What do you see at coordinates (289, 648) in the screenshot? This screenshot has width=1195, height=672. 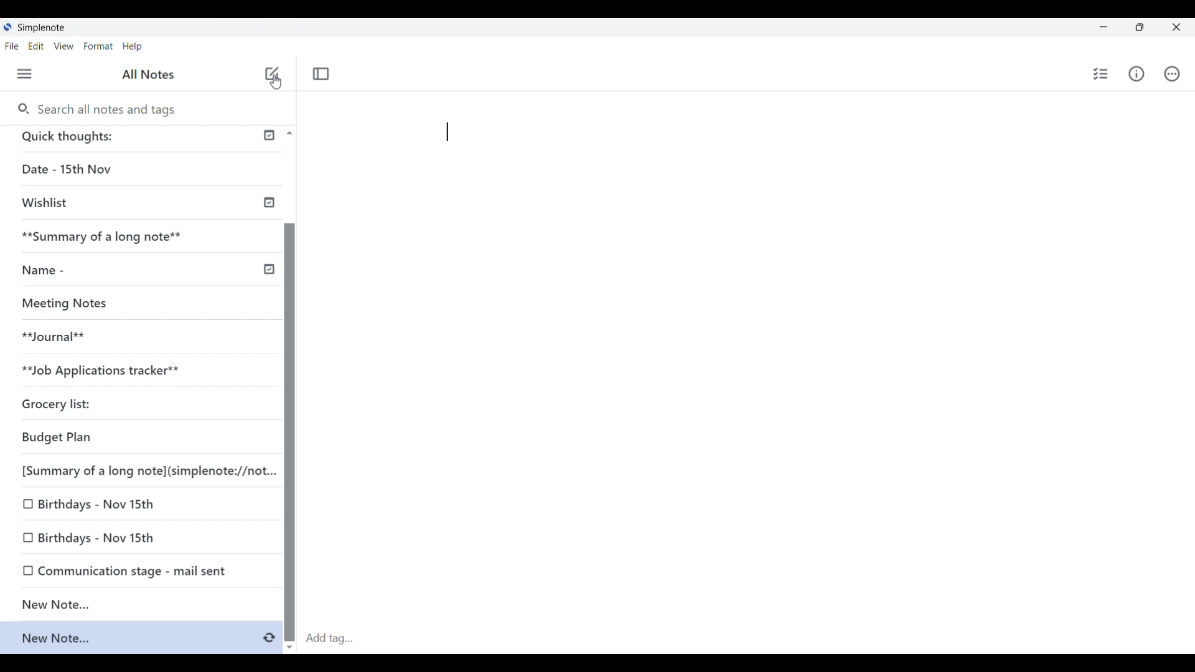 I see `Quick slide to bottom` at bounding box center [289, 648].